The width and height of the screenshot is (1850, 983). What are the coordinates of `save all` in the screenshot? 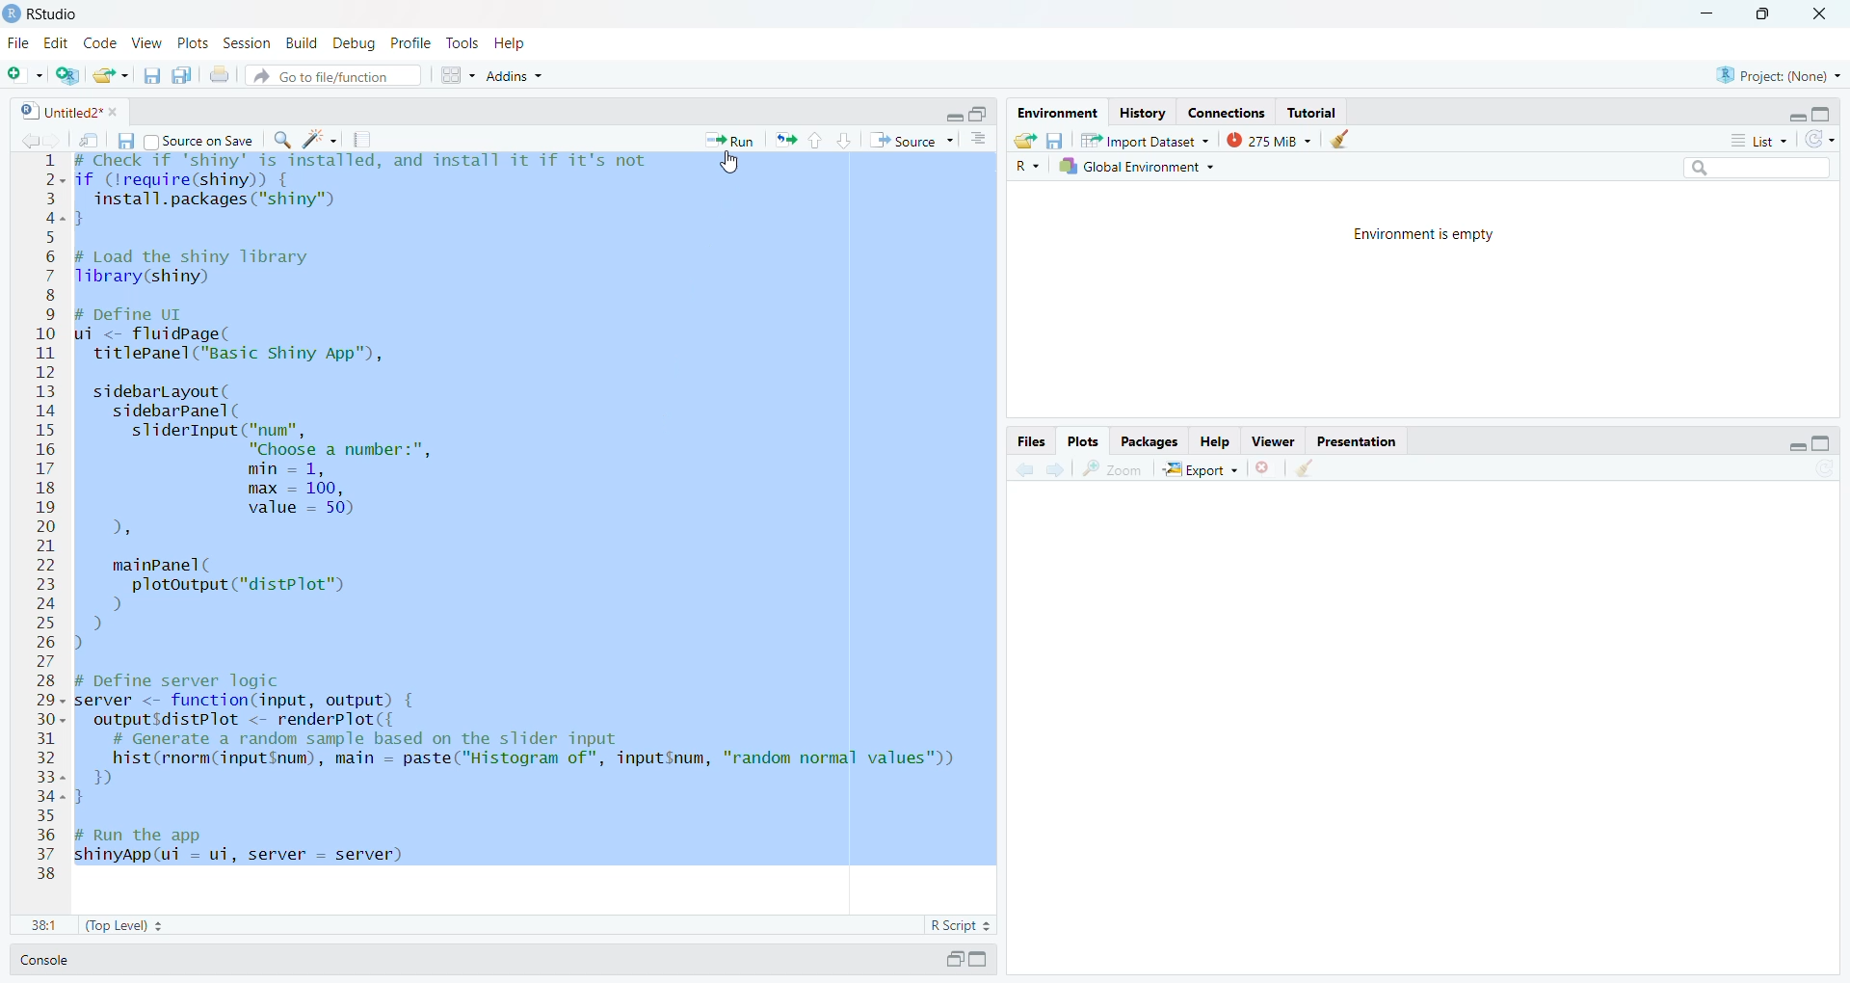 It's located at (182, 75).